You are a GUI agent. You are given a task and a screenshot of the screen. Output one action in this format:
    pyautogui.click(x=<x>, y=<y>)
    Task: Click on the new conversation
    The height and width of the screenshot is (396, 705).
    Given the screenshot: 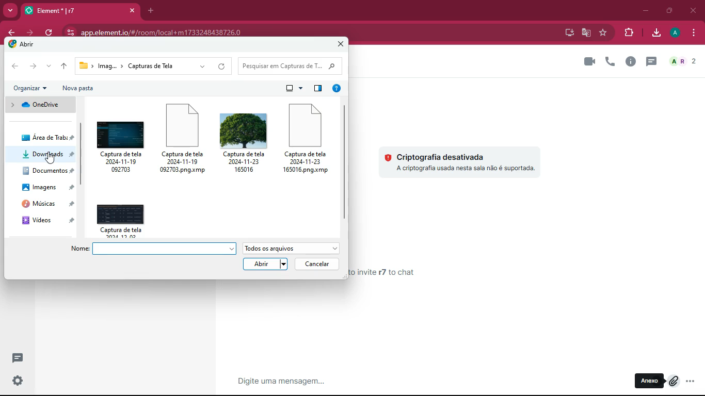 What is the action you would take?
    pyautogui.click(x=19, y=359)
    